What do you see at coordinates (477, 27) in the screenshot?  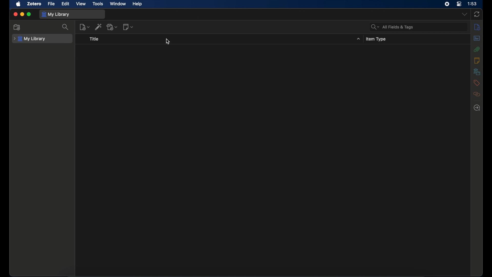 I see `info` at bounding box center [477, 27].